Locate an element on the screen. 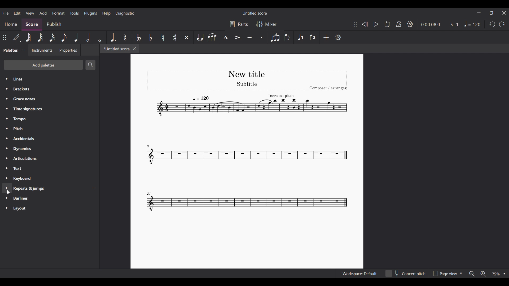 The width and height of the screenshot is (509, 286). Tools menu is located at coordinates (74, 13).